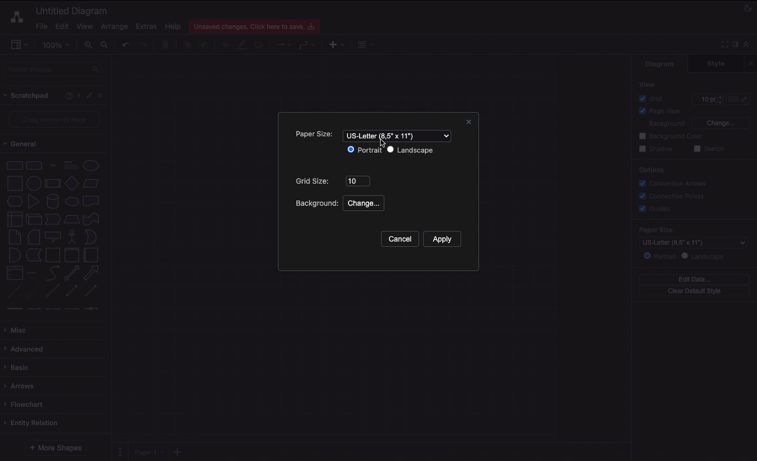  What do you see at coordinates (57, 45) in the screenshot?
I see `100%` at bounding box center [57, 45].